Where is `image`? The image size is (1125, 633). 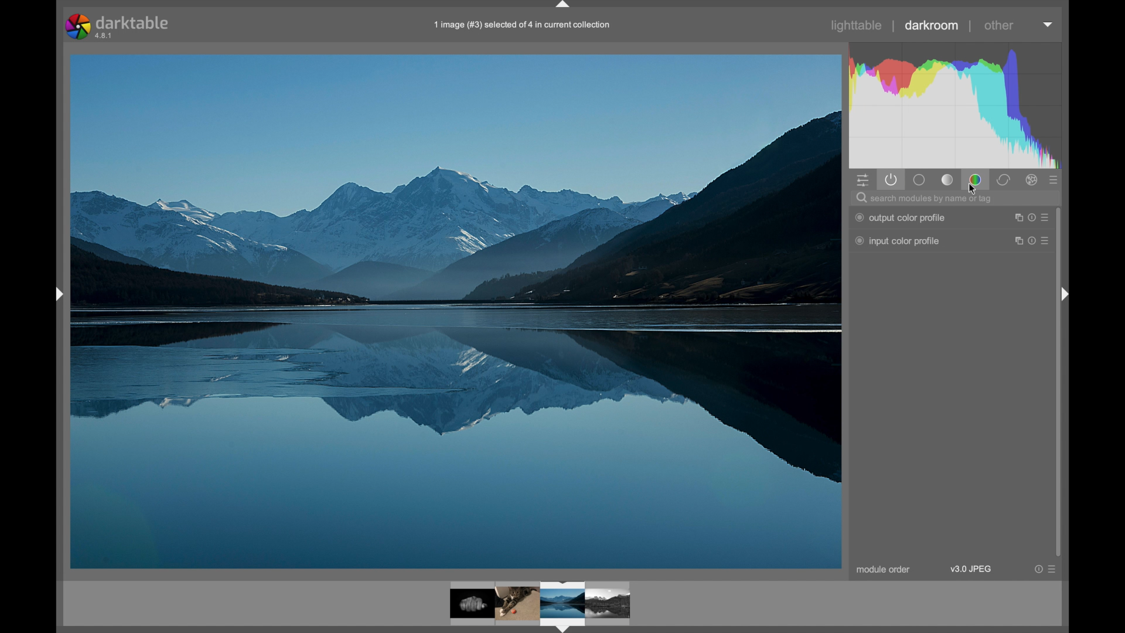 image is located at coordinates (612, 603).